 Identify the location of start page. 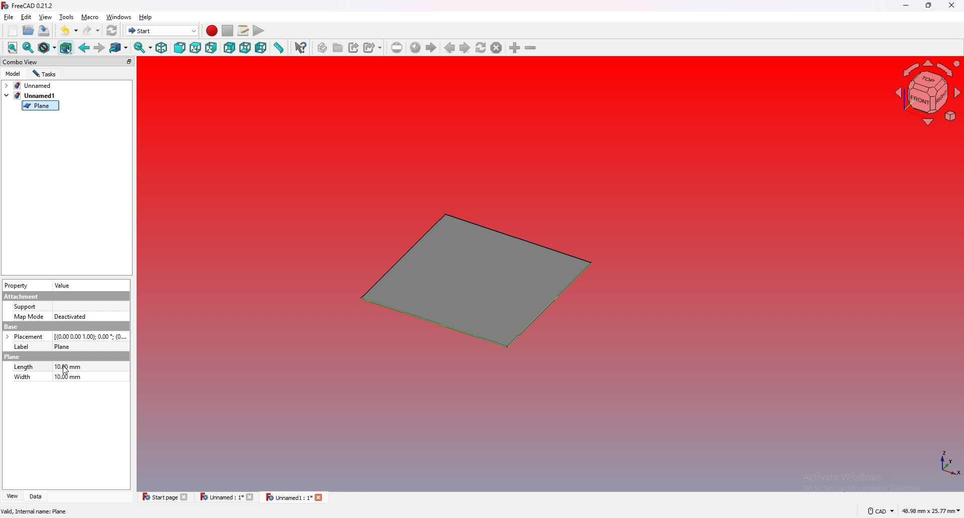
(431, 48).